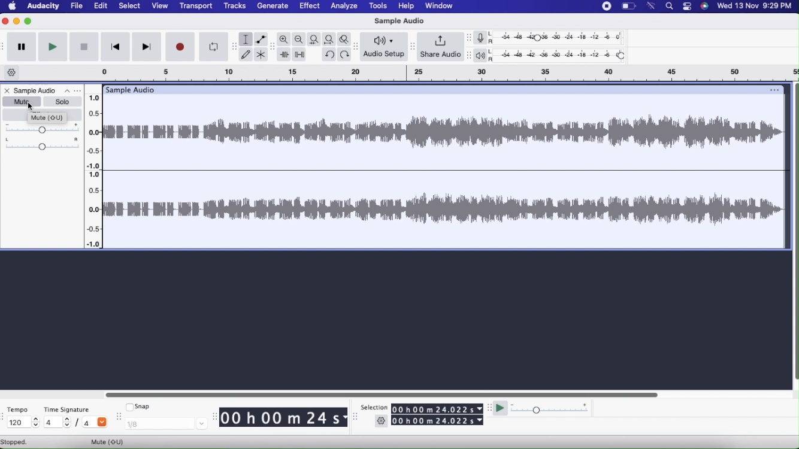  What do you see at coordinates (13, 72) in the screenshot?
I see `Timeline options` at bounding box center [13, 72].